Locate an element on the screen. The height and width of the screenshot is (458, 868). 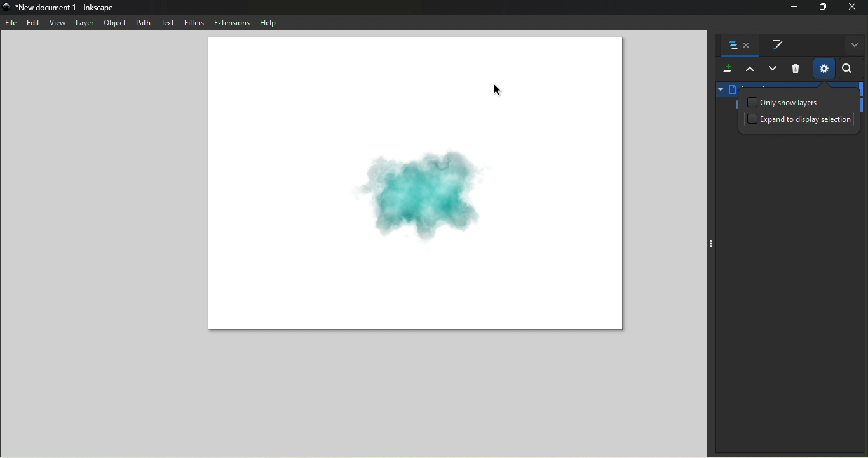
Layer and objects is located at coordinates (737, 46).